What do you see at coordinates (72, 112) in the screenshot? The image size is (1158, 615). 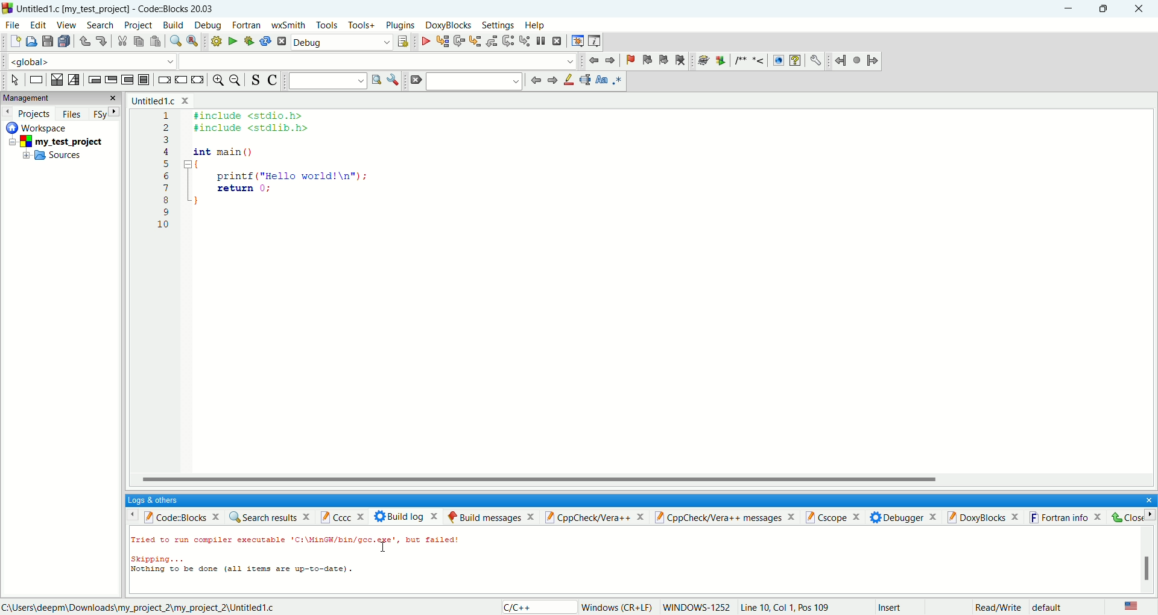 I see `Flies` at bounding box center [72, 112].